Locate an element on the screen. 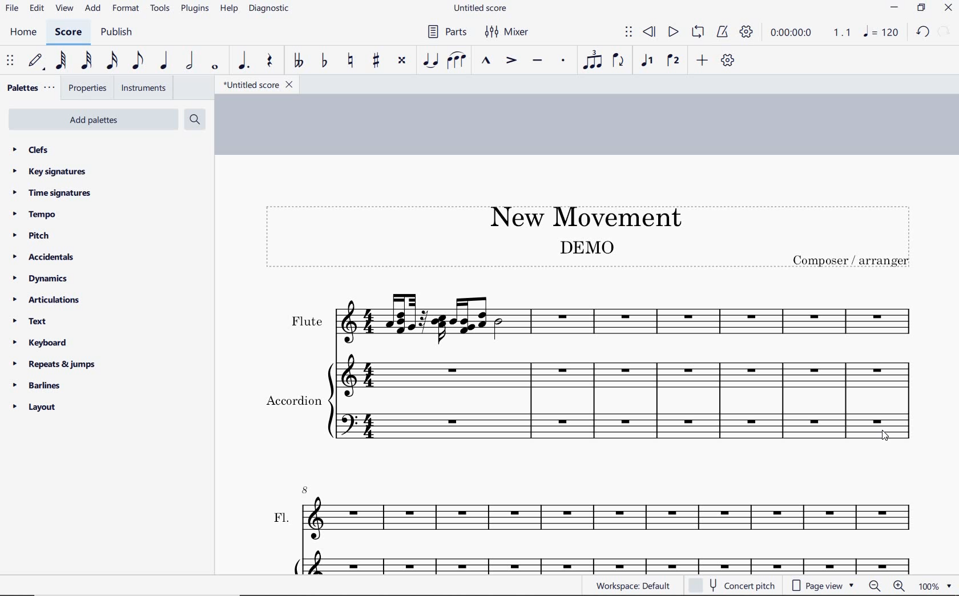 Image resolution: width=959 pixels, height=596 pixels. text is located at coordinates (306, 321).